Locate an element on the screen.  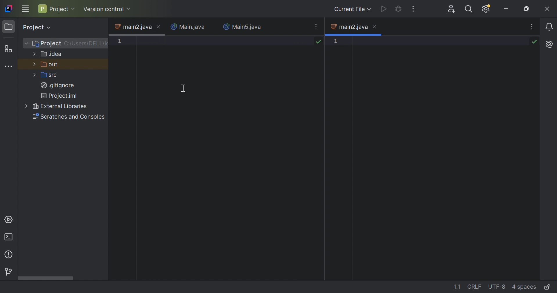
More is located at coordinates (26, 106).